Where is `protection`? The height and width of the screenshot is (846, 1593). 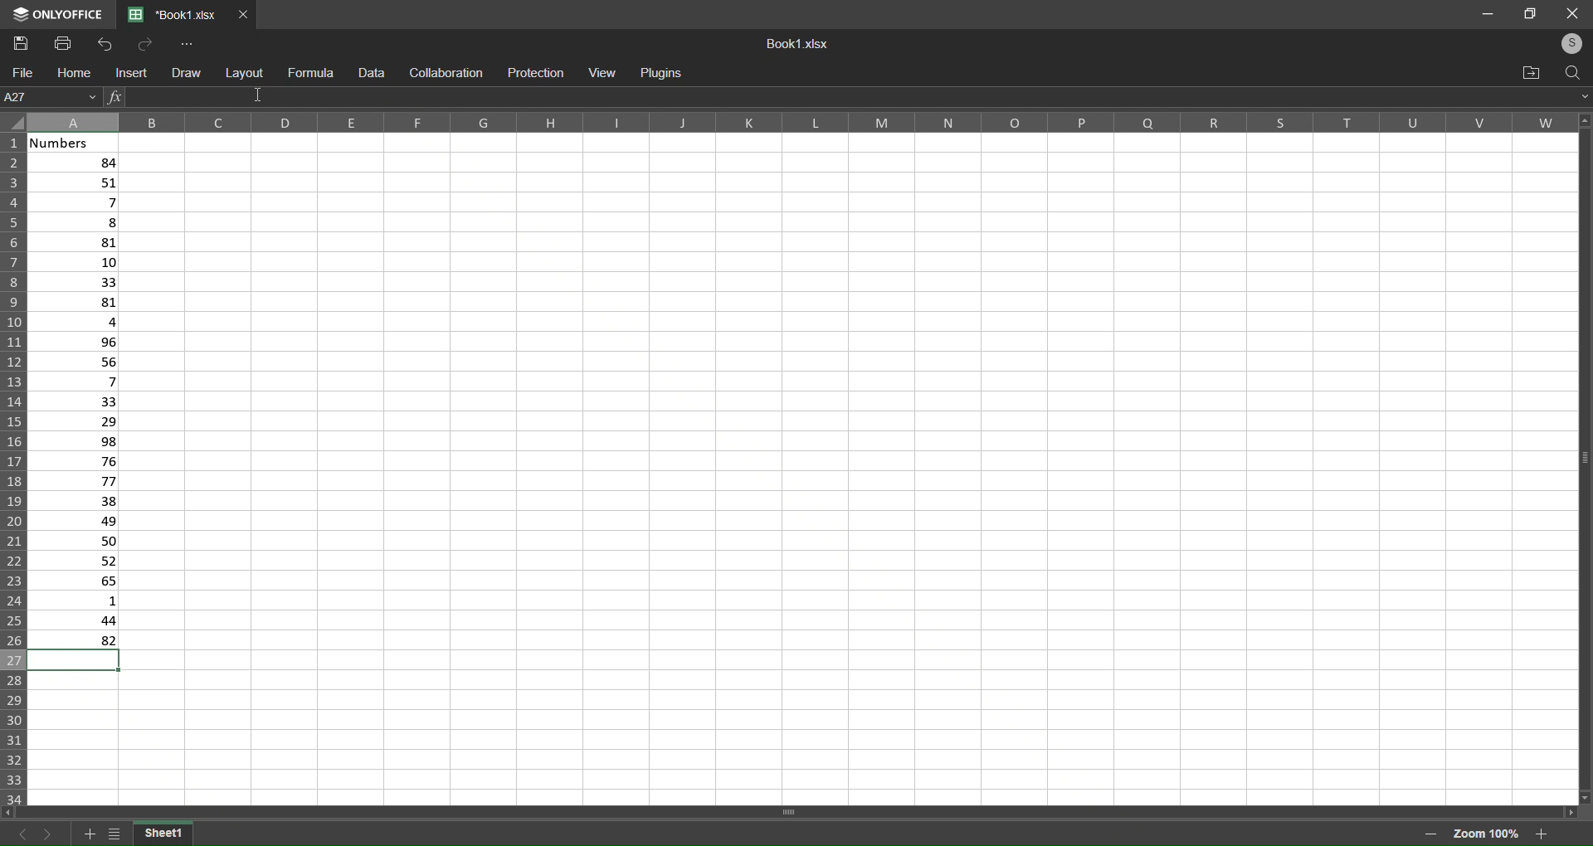 protection is located at coordinates (537, 74).